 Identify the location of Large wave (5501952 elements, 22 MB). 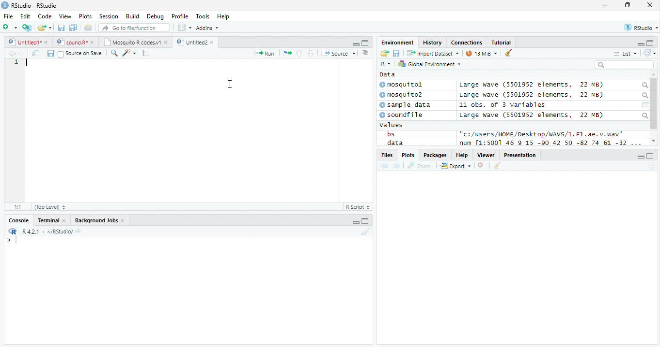
(533, 95).